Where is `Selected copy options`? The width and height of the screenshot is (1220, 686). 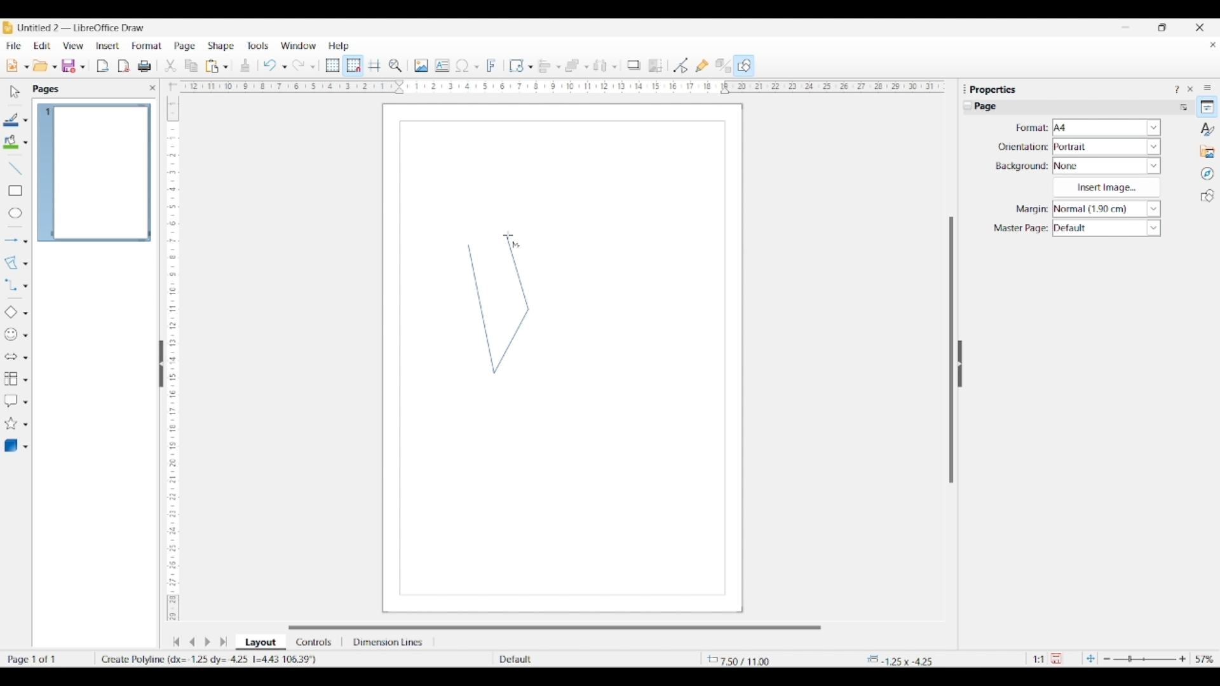
Selected copy options is located at coordinates (191, 66).